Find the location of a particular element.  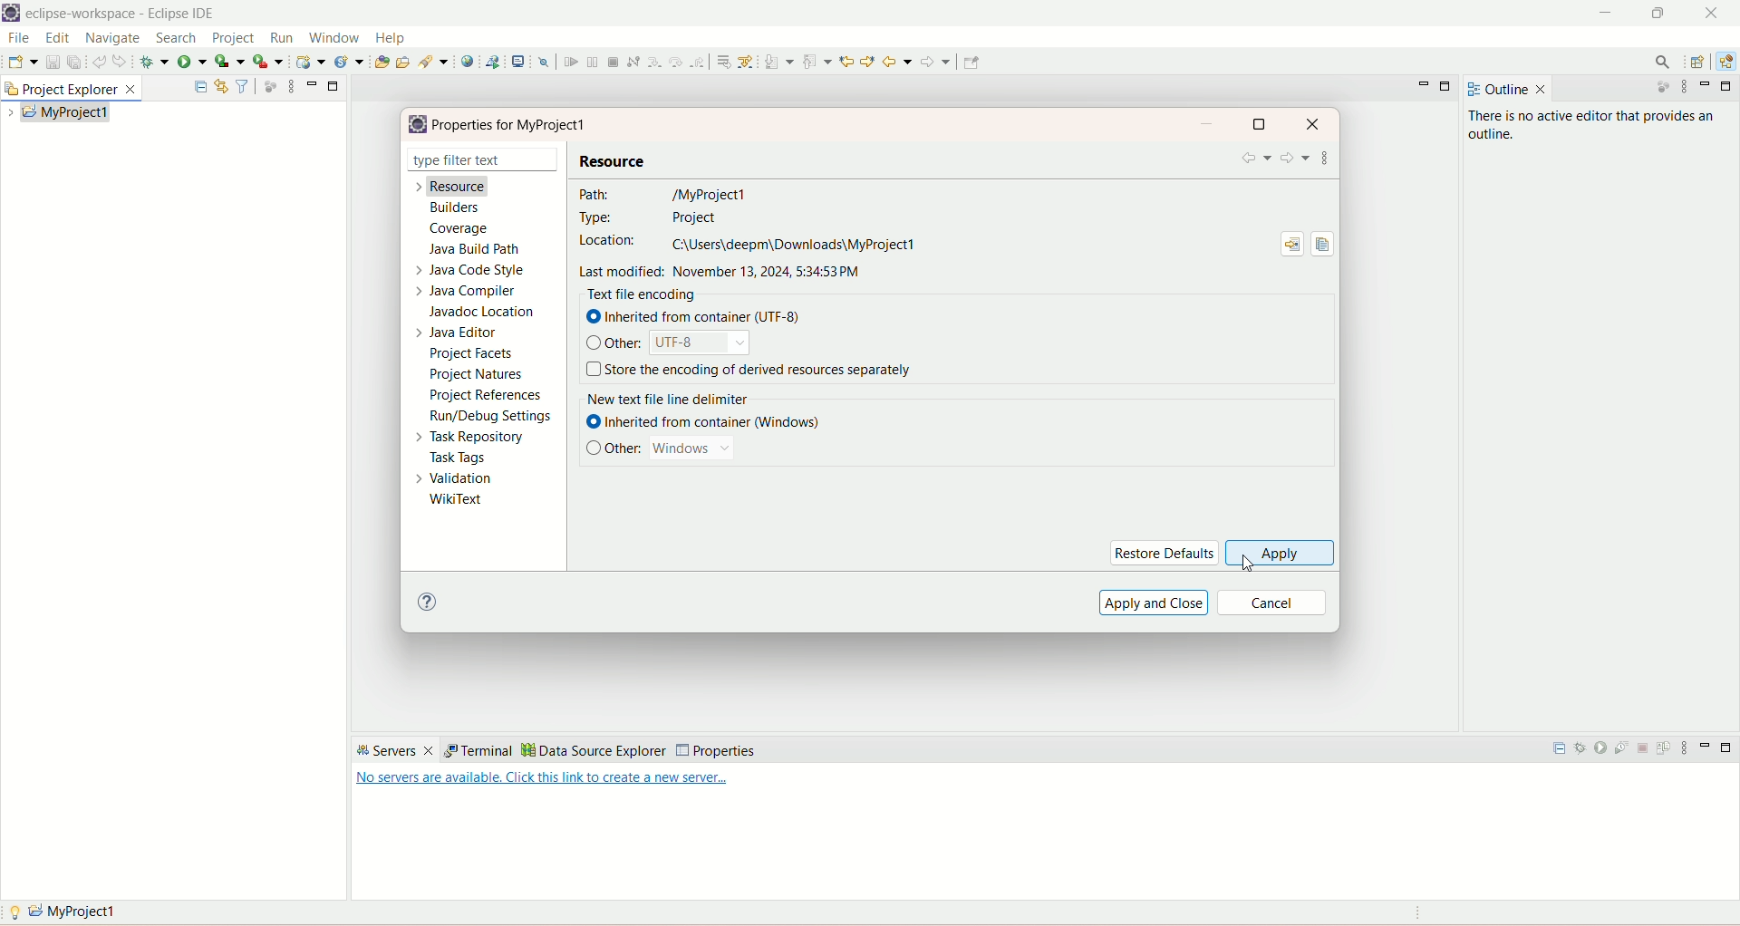

step return is located at coordinates (700, 61).